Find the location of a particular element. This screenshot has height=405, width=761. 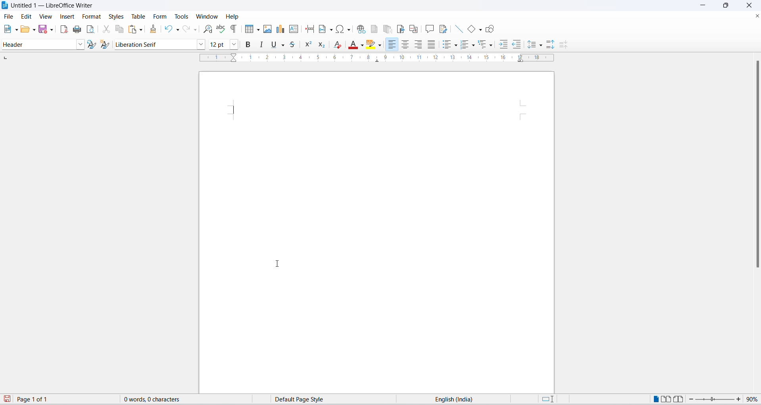

zoom percentage is located at coordinates (753, 399).